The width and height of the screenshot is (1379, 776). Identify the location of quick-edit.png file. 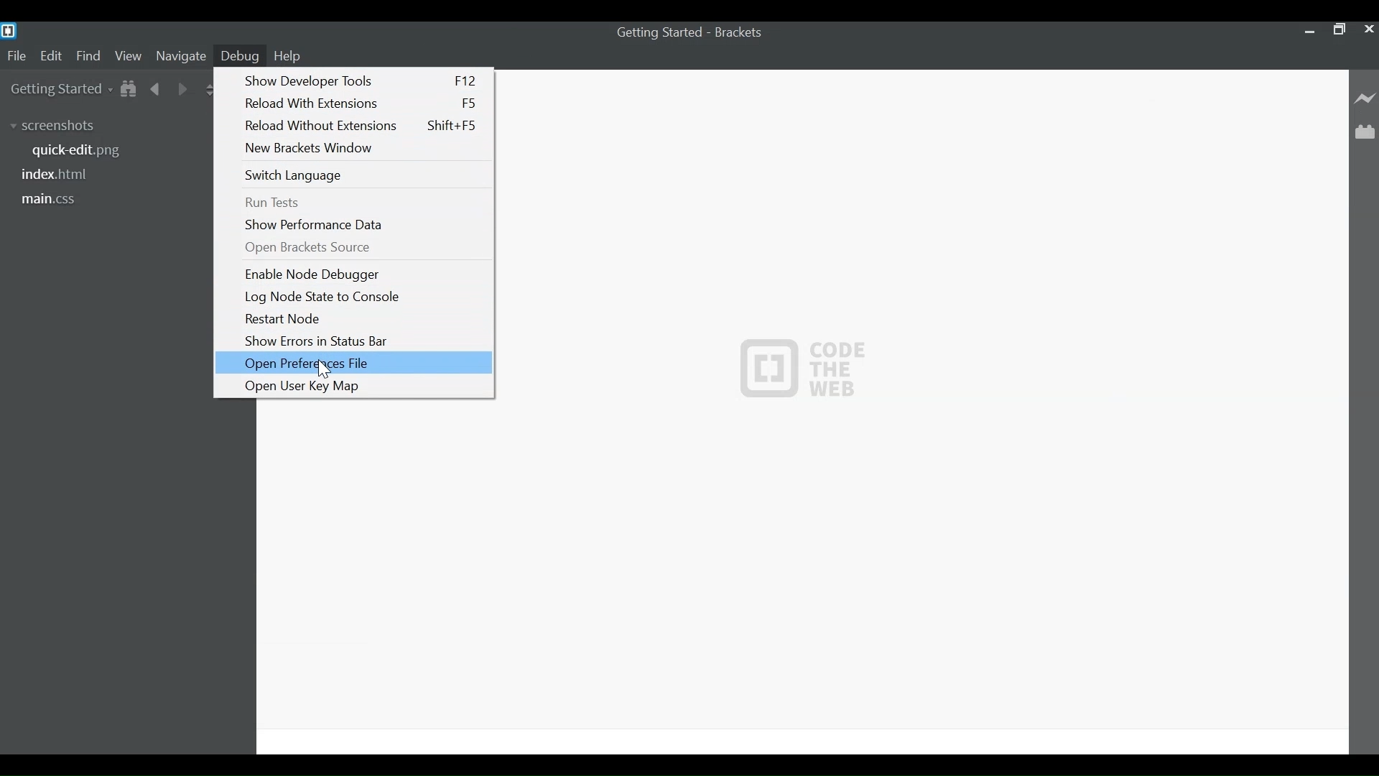
(85, 152).